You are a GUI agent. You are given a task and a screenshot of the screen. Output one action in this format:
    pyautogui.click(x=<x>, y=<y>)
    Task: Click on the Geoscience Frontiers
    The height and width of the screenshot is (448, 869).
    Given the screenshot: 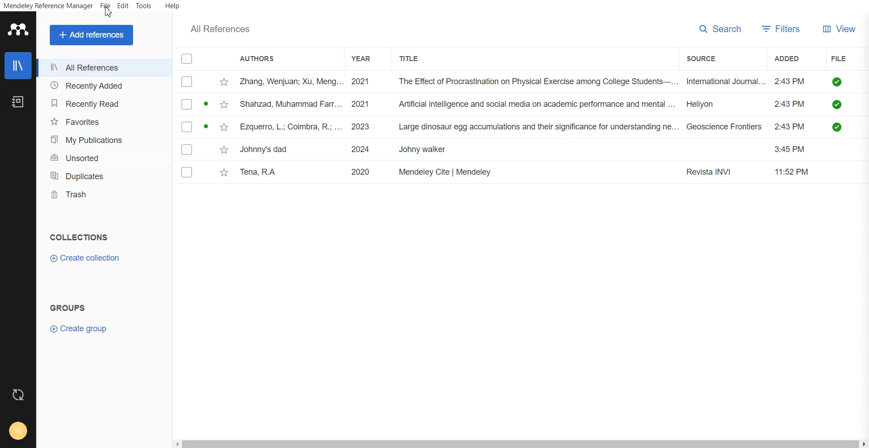 What is the action you would take?
    pyautogui.click(x=725, y=127)
    